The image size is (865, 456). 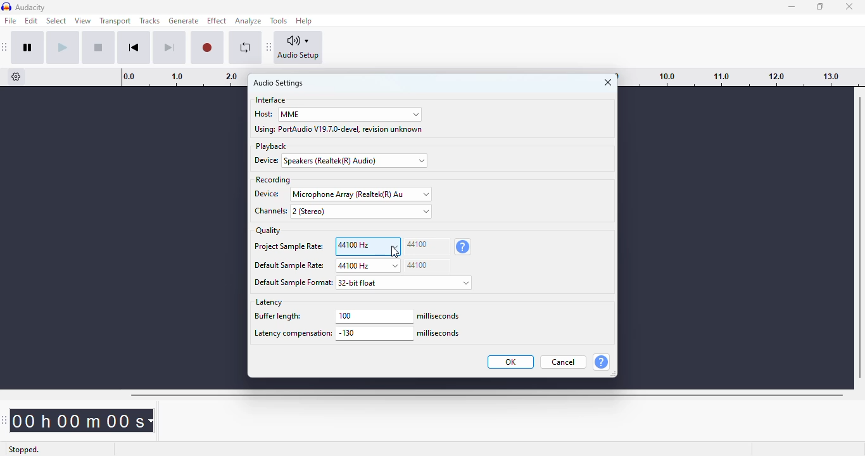 I want to click on help, so click(x=305, y=20).